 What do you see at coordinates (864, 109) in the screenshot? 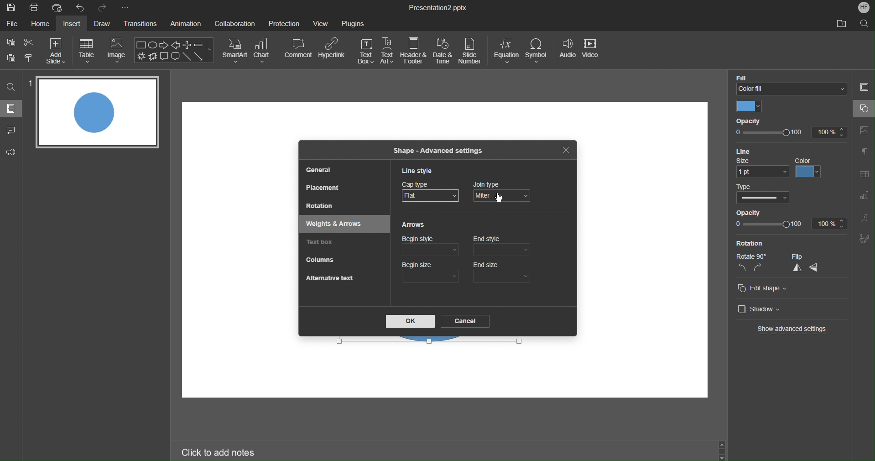
I see `Shape Settings` at bounding box center [864, 109].